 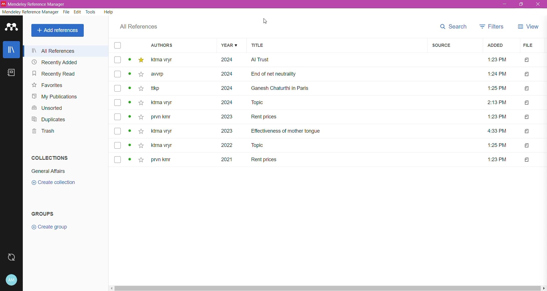 What do you see at coordinates (55, 62) in the screenshot?
I see `Recently Added` at bounding box center [55, 62].